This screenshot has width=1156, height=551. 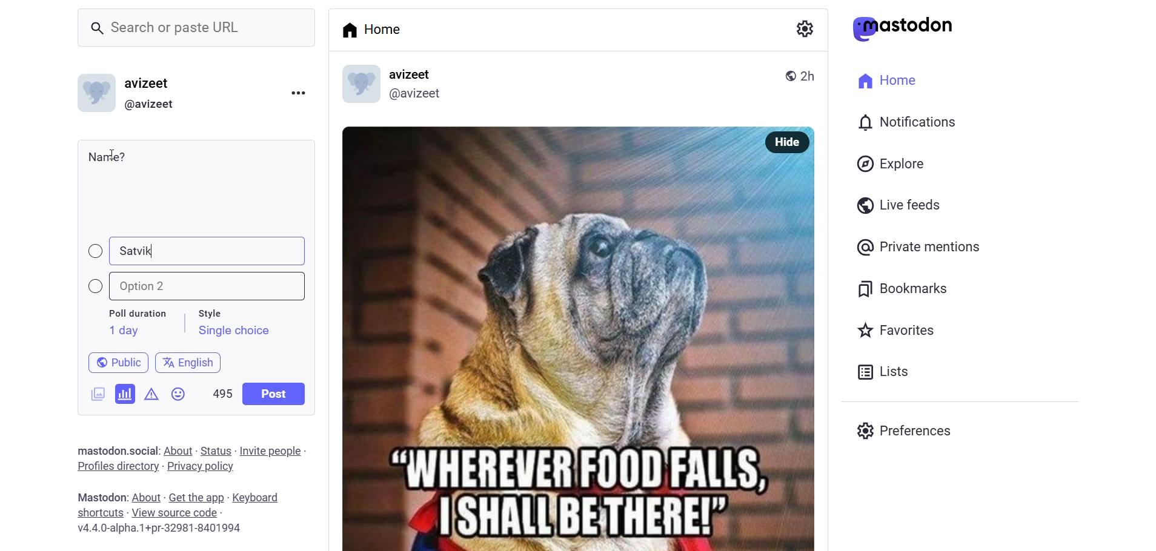 I want to click on profiles, so click(x=117, y=466).